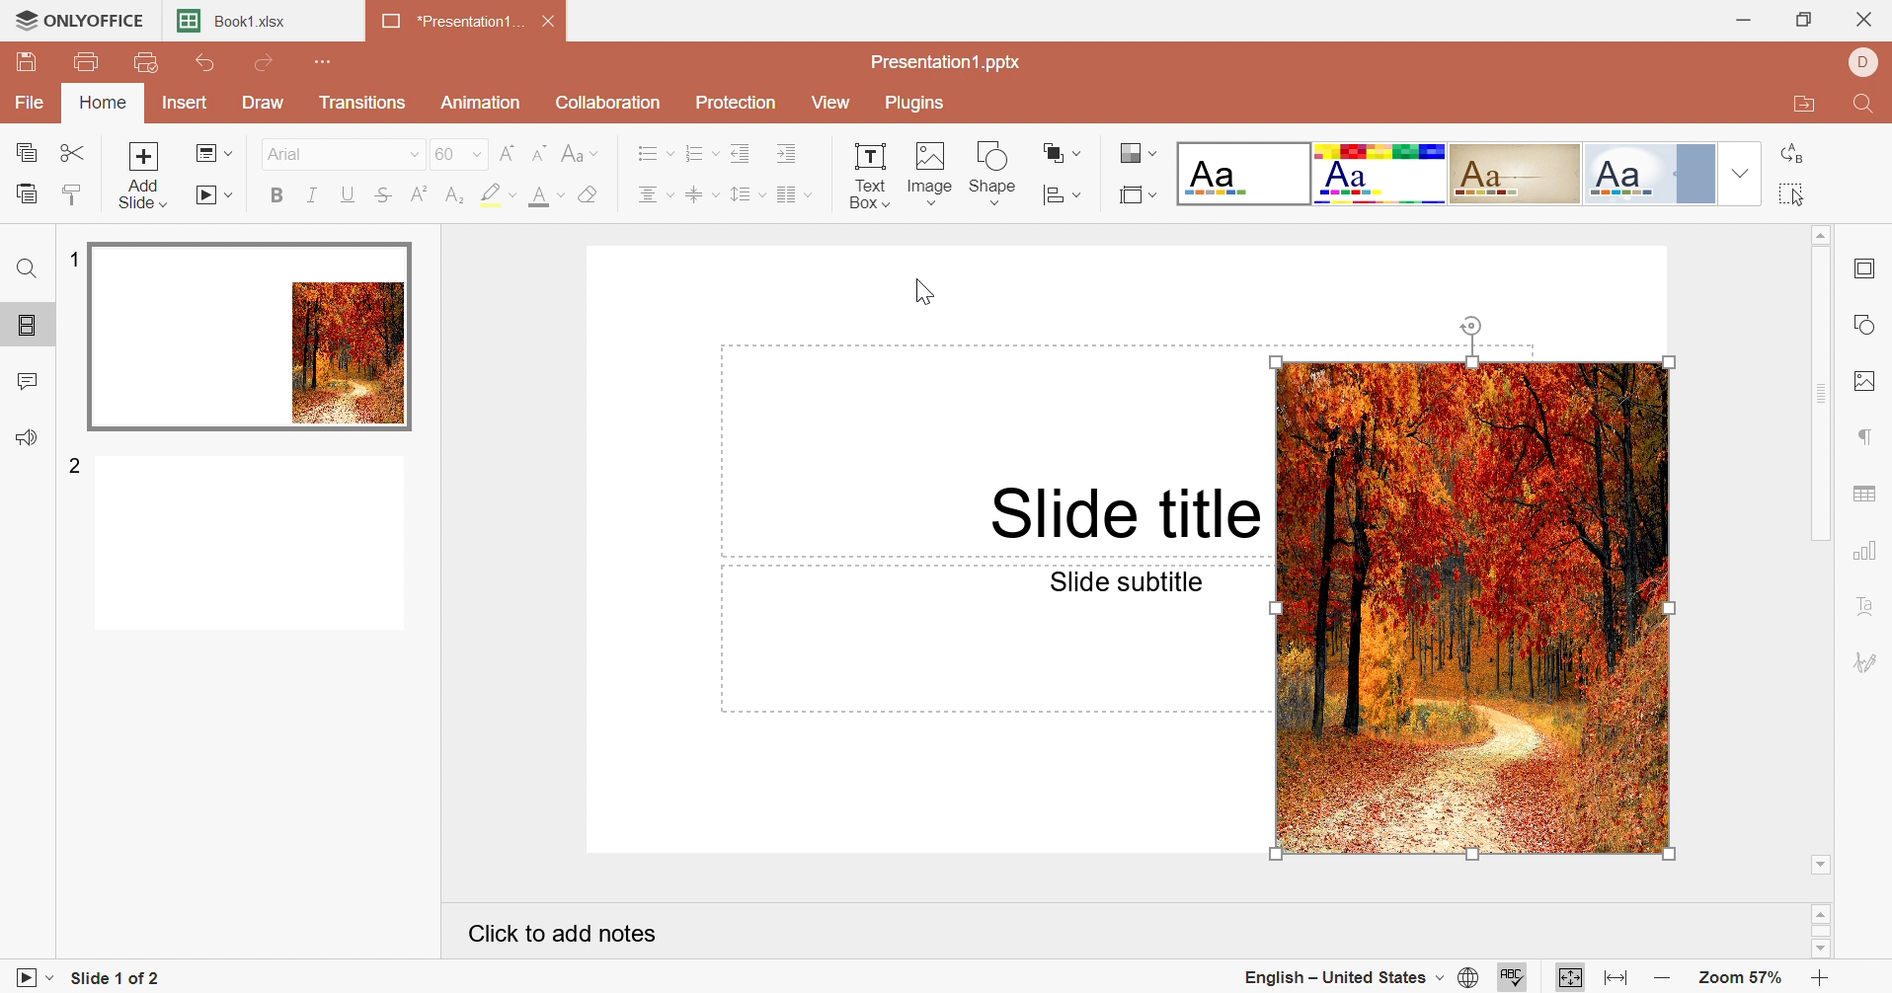 The width and height of the screenshot is (1892, 993). What do you see at coordinates (1800, 21) in the screenshot?
I see `Restore Down` at bounding box center [1800, 21].